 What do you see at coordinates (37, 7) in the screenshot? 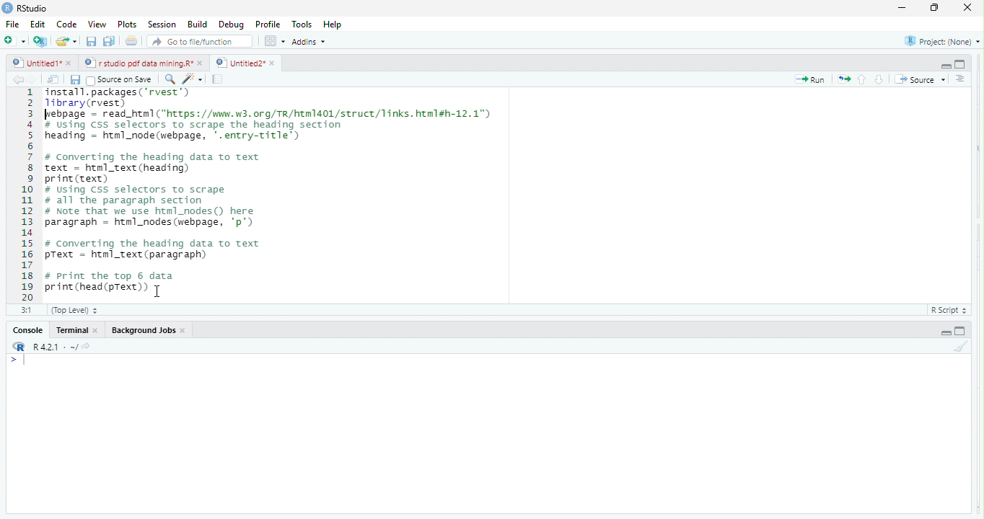
I see `RStudio` at bounding box center [37, 7].